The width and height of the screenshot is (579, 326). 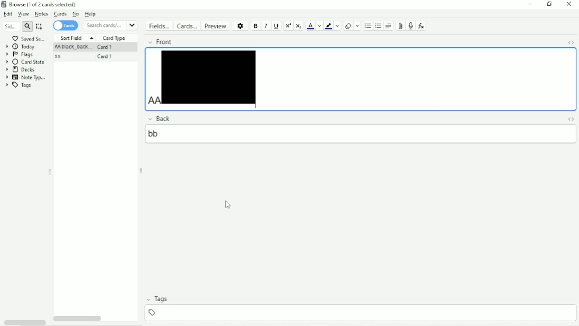 I want to click on Search , so click(x=110, y=25).